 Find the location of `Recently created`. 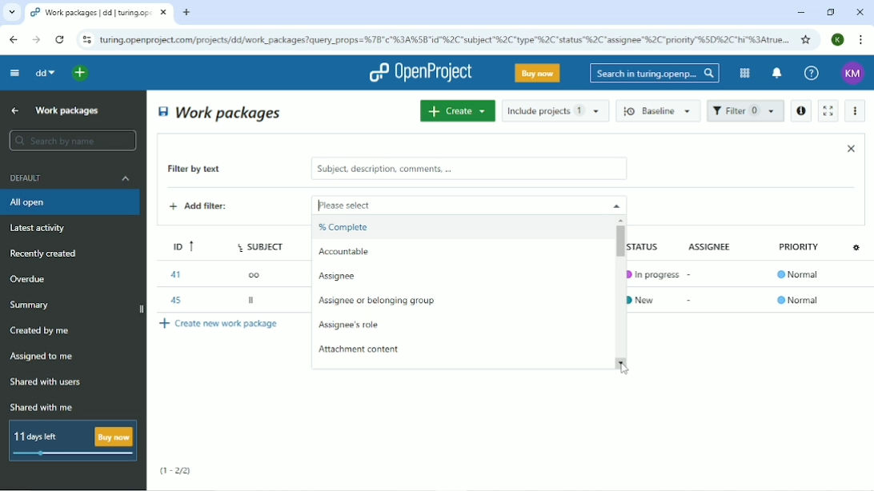

Recently created is located at coordinates (46, 253).